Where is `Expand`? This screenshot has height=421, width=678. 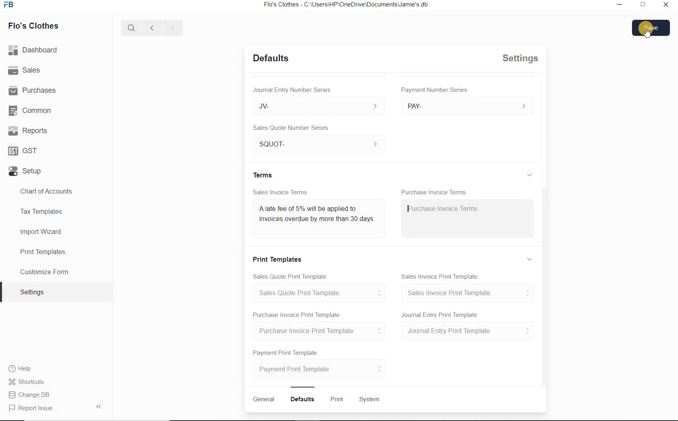 Expand is located at coordinates (532, 82).